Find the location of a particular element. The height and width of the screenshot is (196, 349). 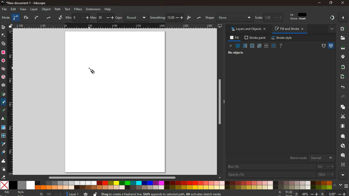

circle is located at coordinates (3, 61).